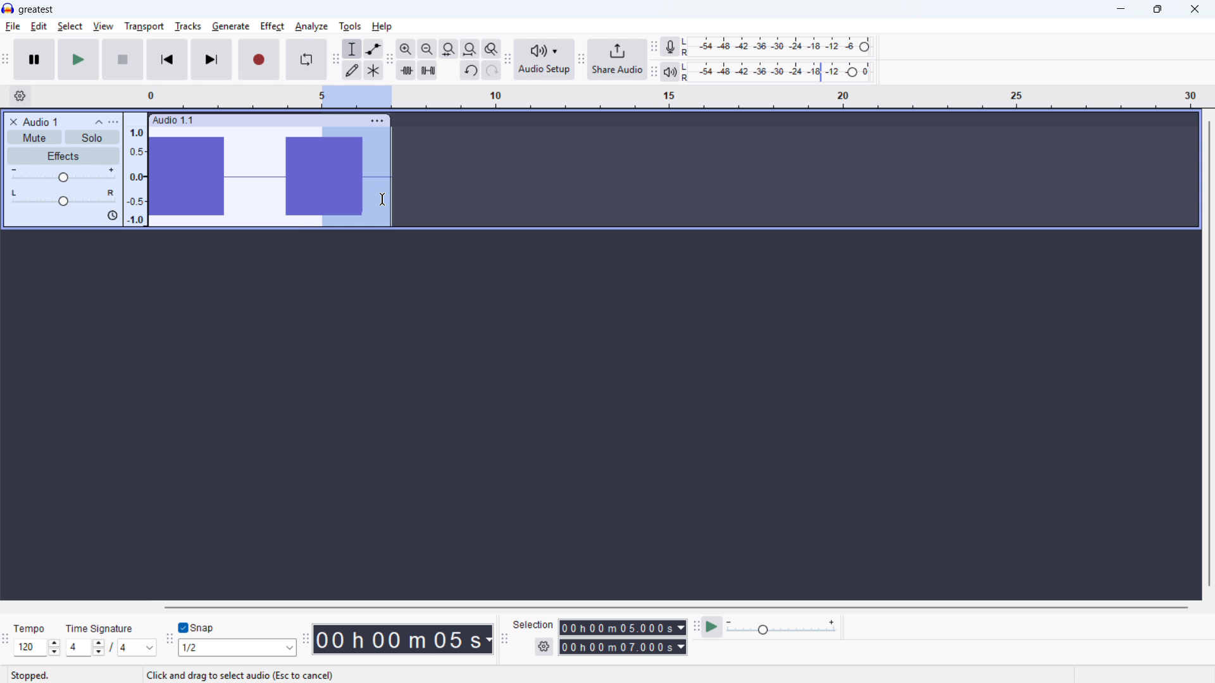 This screenshot has height=683, width=1215. I want to click on Edit toolbar , so click(389, 59).